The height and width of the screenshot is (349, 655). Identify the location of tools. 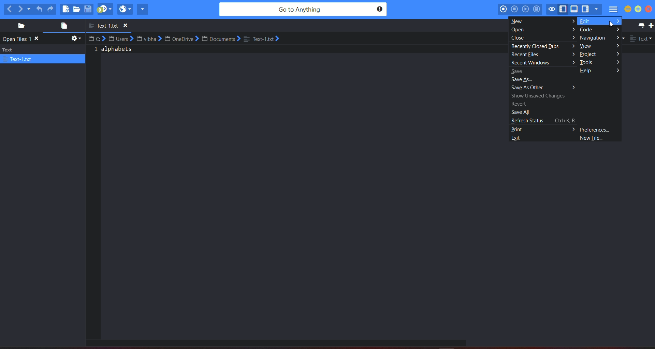
(588, 63).